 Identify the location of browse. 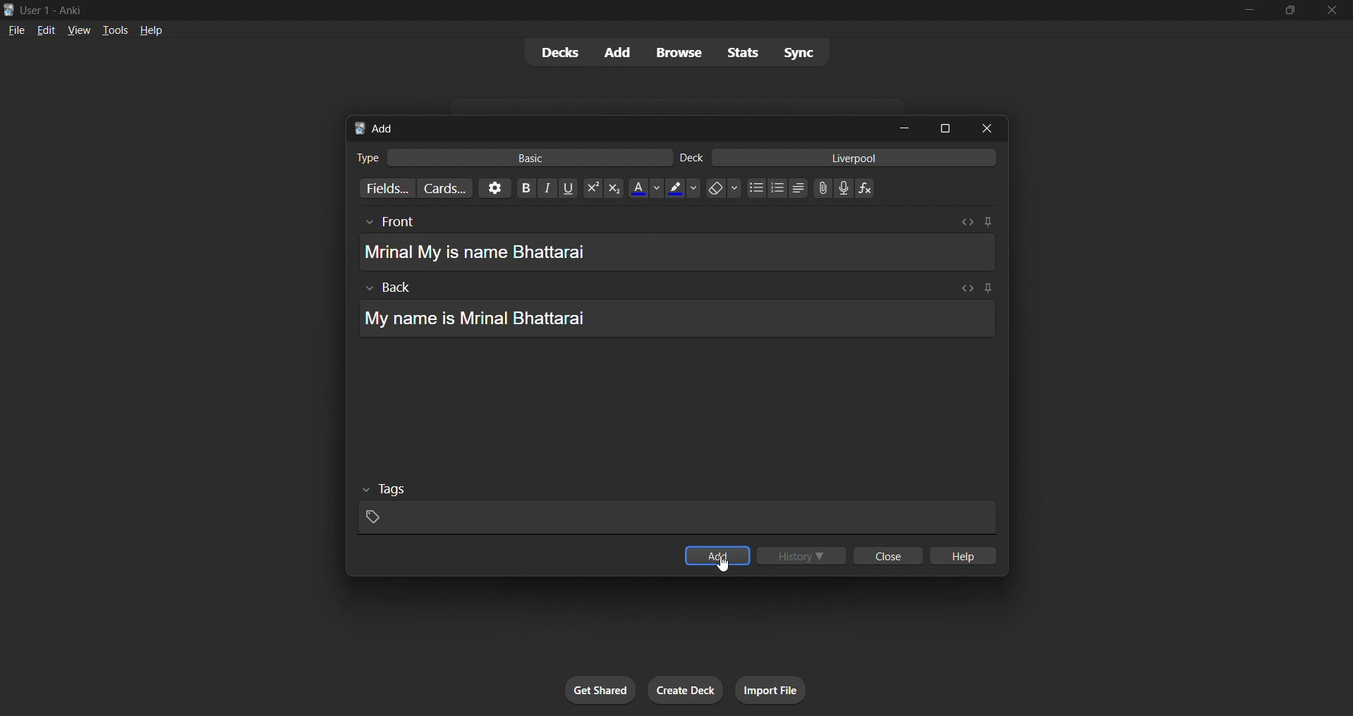
(673, 51).